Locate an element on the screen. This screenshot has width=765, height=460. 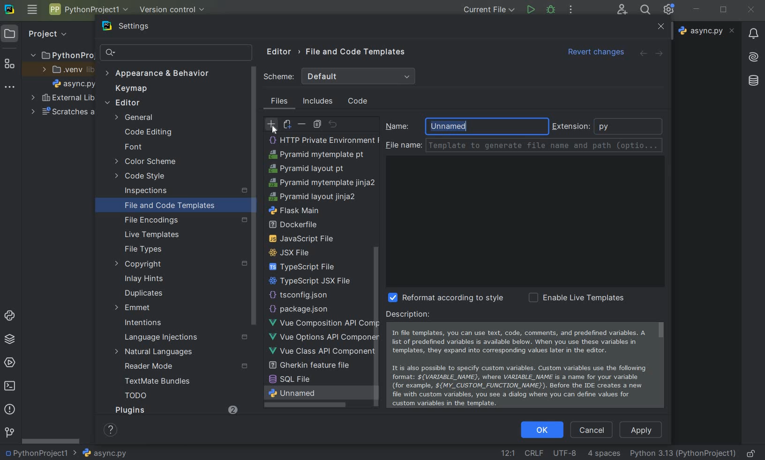
.venv is located at coordinates (67, 70).